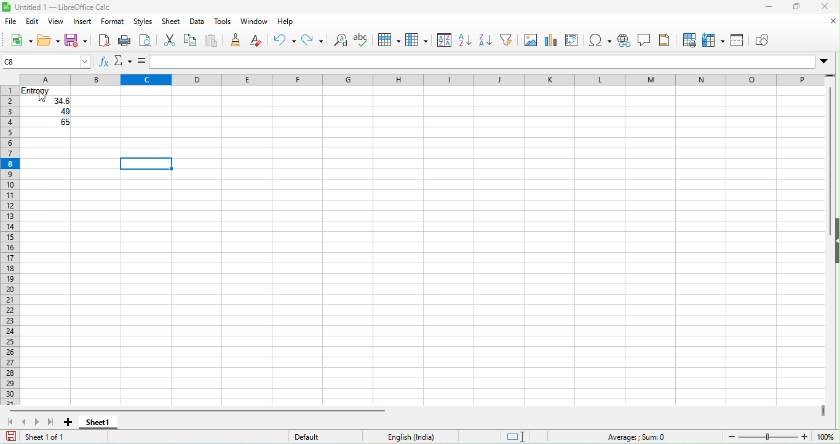 The height and width of the screenshot is (444, 840). What do you see at coordinates (171, 23) in the screenshot?
I see `sheet` at bounding box center [171, 23].